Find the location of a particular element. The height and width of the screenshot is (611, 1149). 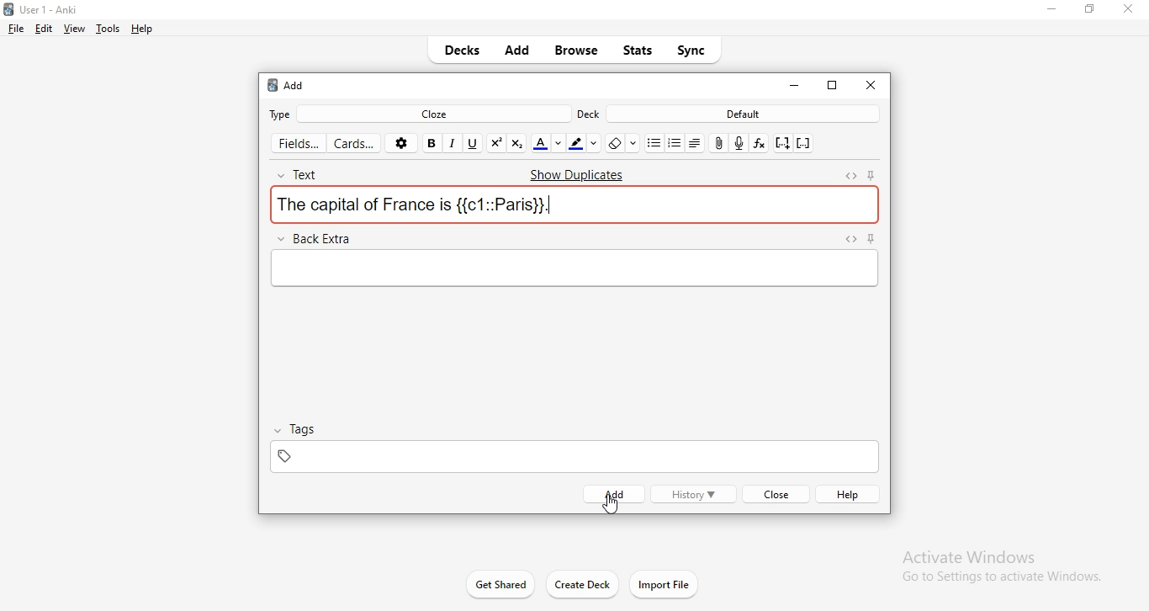

help is located at coordinates (143, 29).